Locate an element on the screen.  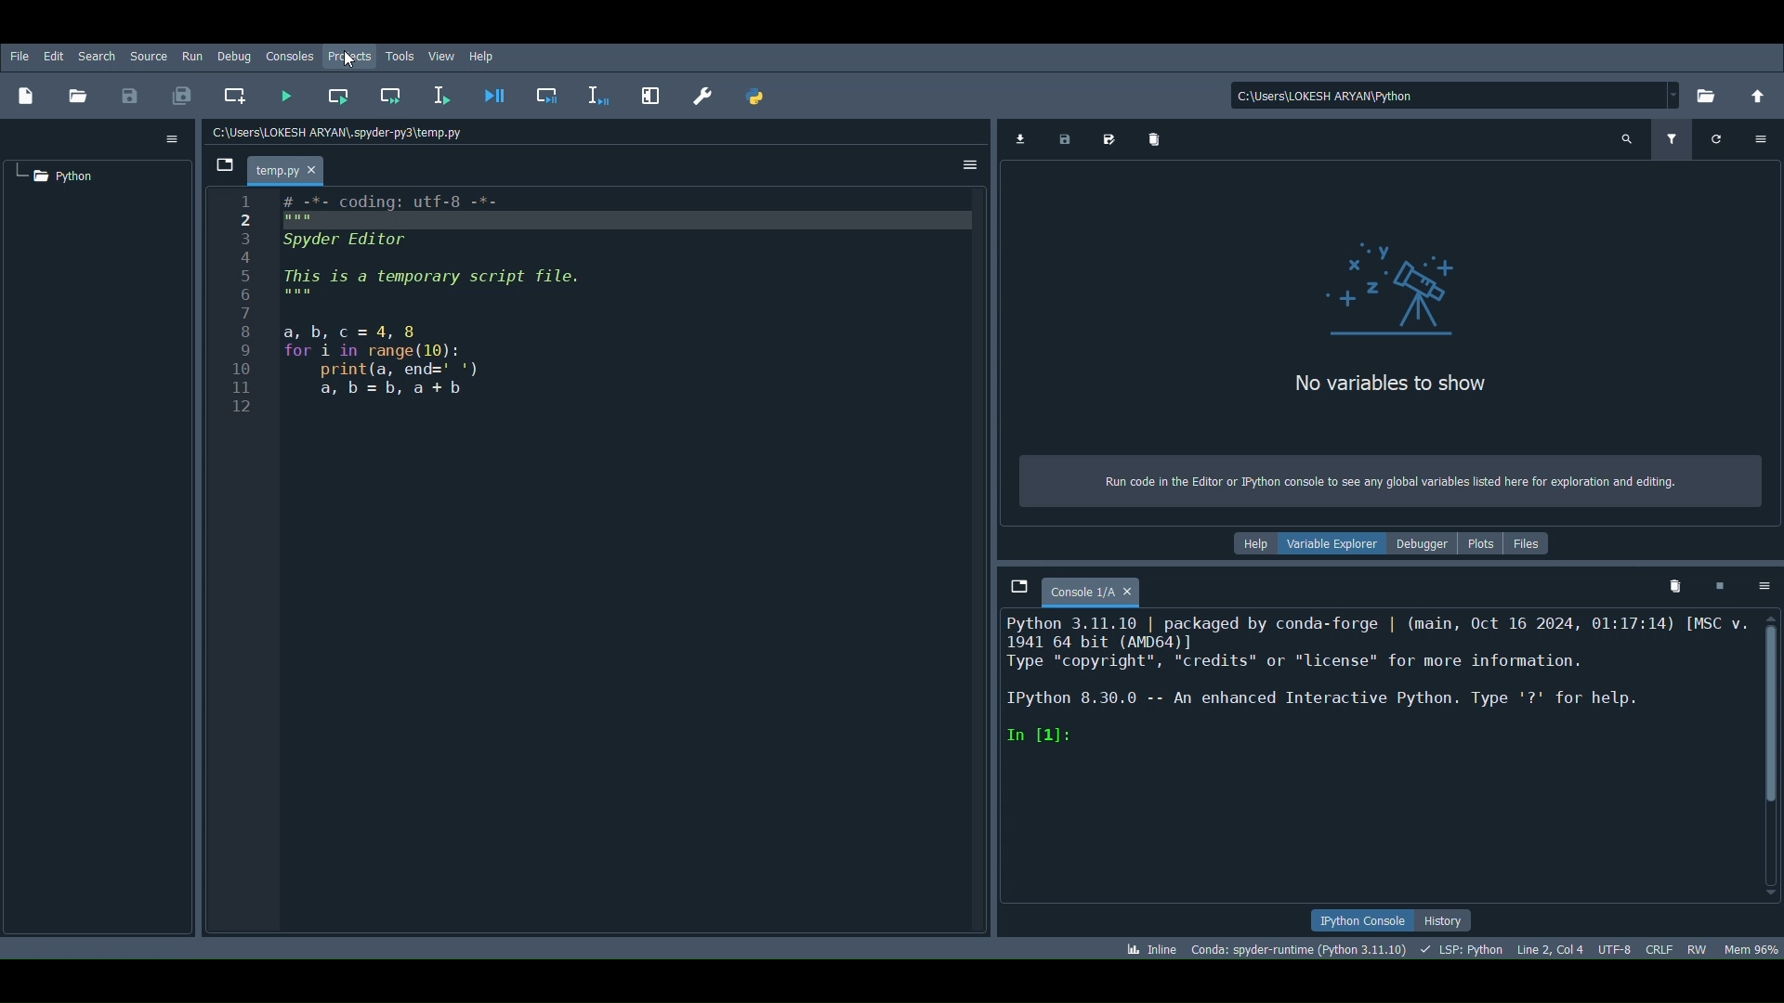
View is located at coordinates (440, 55).